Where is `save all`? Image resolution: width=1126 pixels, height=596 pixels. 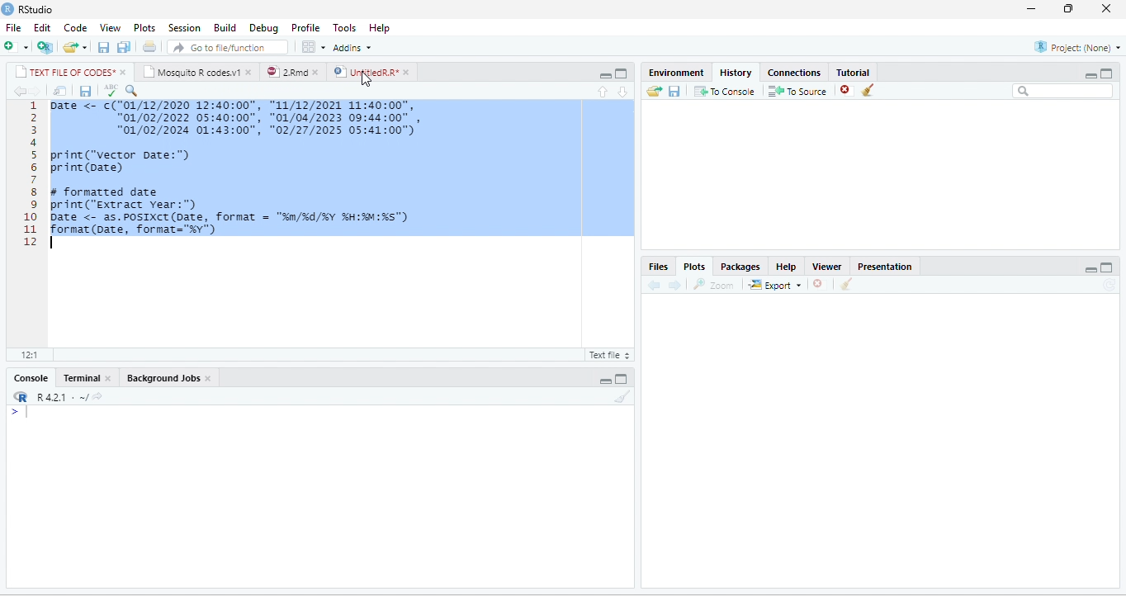 save all is located at coordinates (123, 46).